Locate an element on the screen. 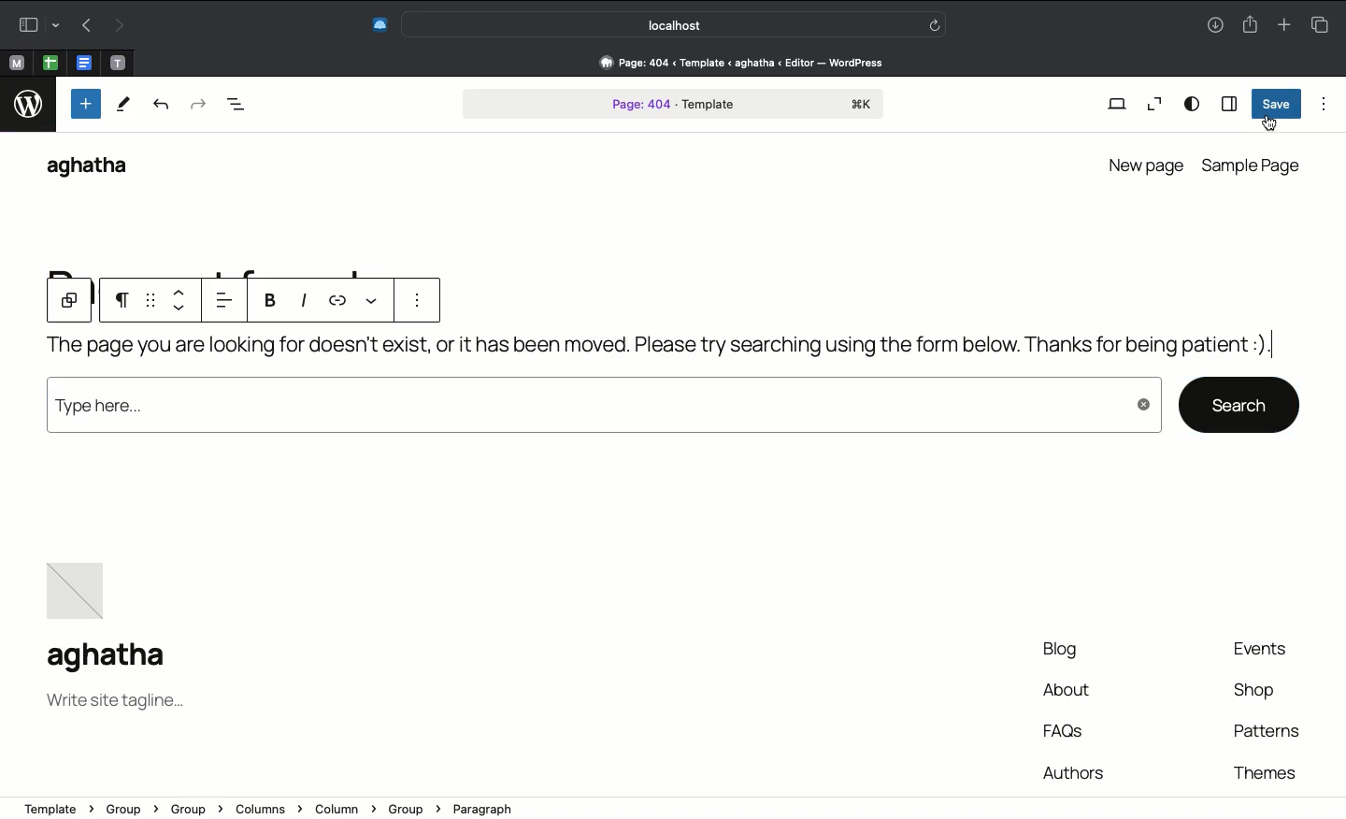 The image size is (1346, 819). About is located at coordinates (1067, 692).